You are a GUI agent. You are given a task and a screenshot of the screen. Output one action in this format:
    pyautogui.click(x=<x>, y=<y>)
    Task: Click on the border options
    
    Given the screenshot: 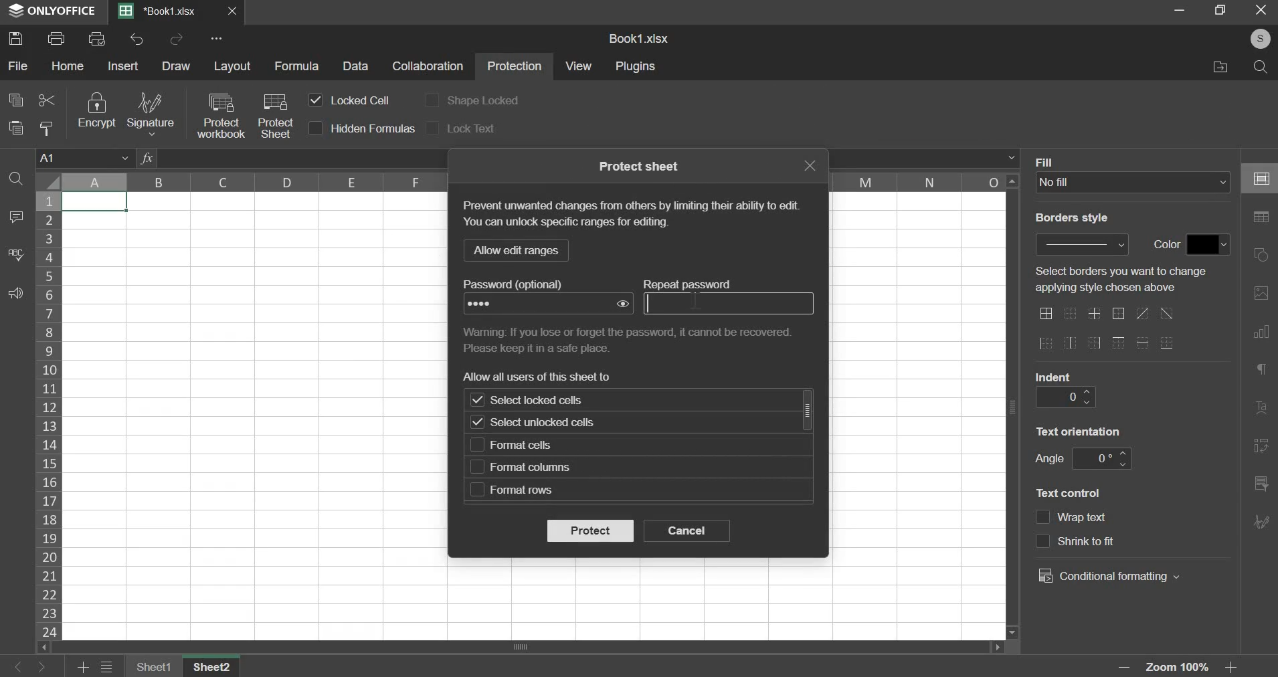 What is the action you would take?
    pyautogui.click(x=1070, y=343)
    